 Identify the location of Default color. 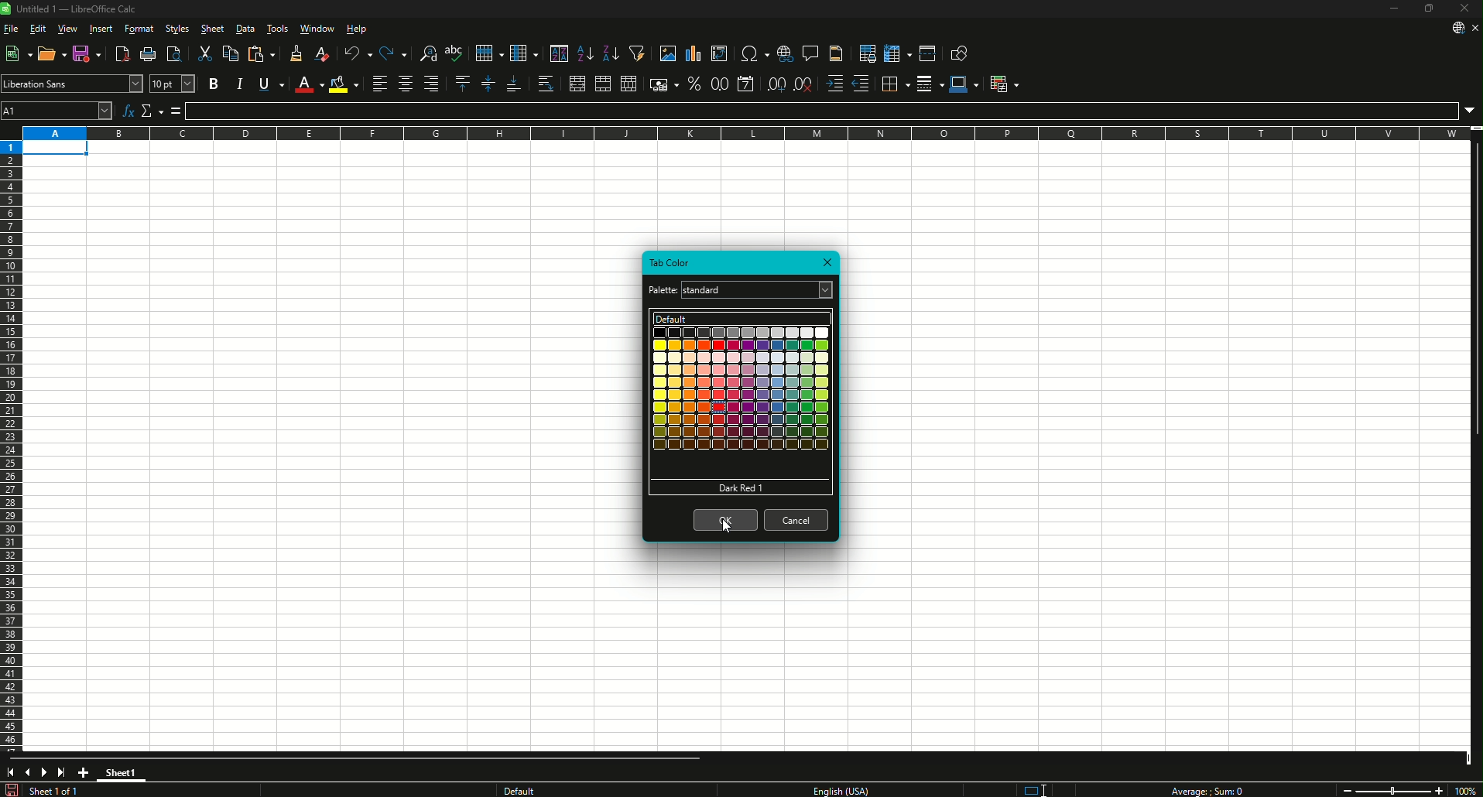
(742, 318).